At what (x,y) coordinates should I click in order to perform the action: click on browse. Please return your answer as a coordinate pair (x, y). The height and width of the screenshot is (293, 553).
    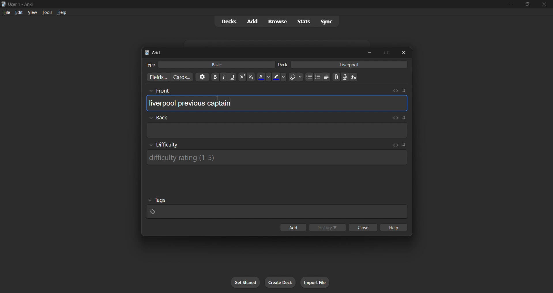
    Looking at the image, I should click on (276, 21).